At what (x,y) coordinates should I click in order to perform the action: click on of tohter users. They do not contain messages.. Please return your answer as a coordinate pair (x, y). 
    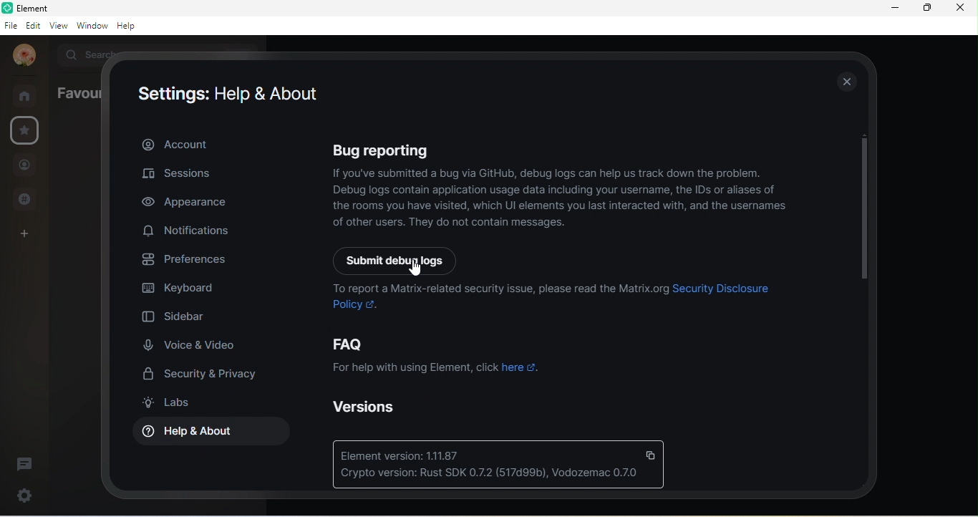
    Looking at the image, I should click on (448, 224).